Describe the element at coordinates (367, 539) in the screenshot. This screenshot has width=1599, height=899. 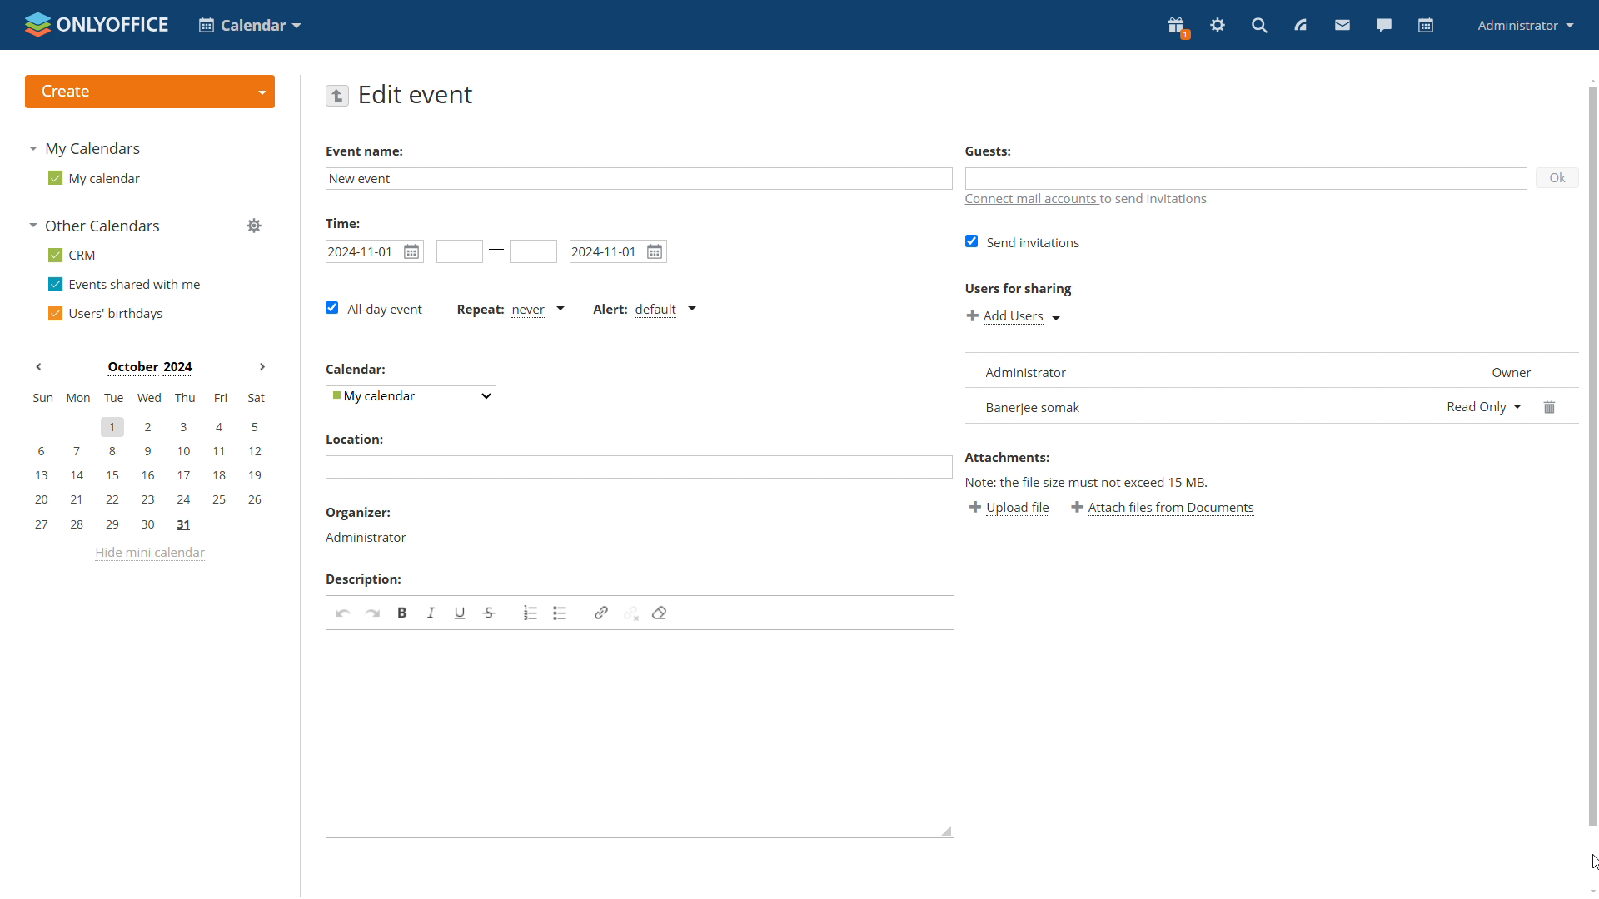
I see `organizer` at that location.